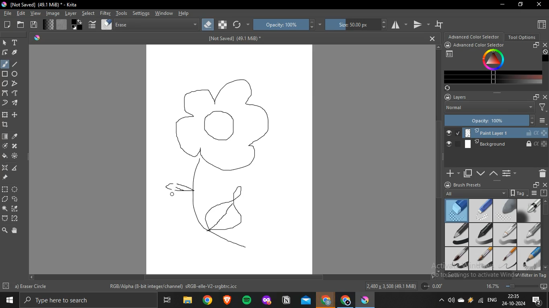  Describe the element at coordinates (529, 234) in the screenshot. I see `basic 4 opacity` at that location.